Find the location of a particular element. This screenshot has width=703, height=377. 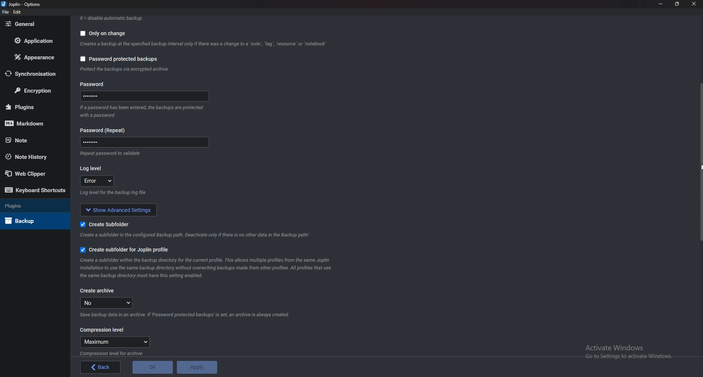

Application is located at coordinates (35, 40).